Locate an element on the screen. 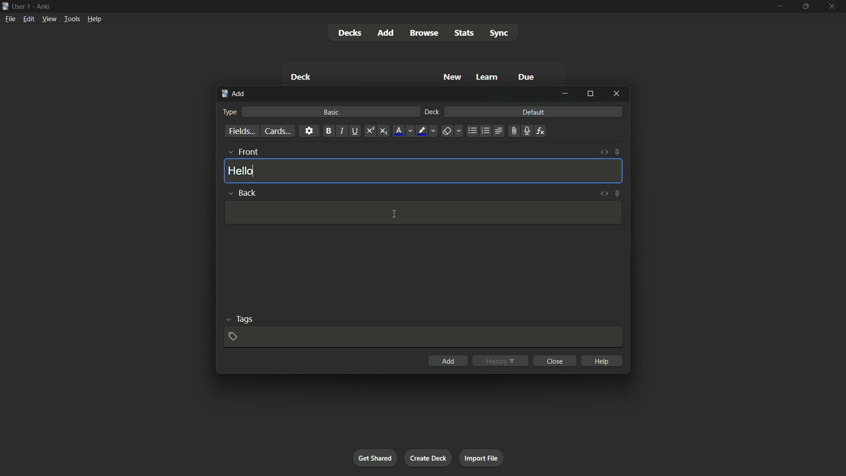 This screenshot has width=846, height=476. superscript is located at coordinates (370, 130).